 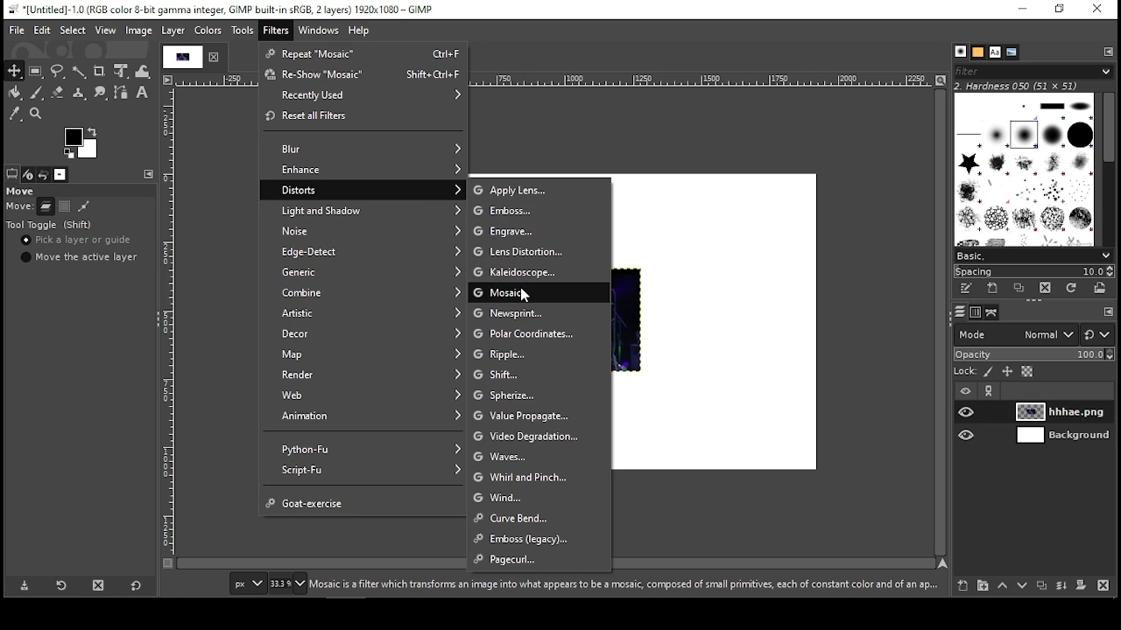 What do you see at coordinates (1042, 588) in the screenshot?
I see `duplicate layer` at bounding box center [1042, 588].